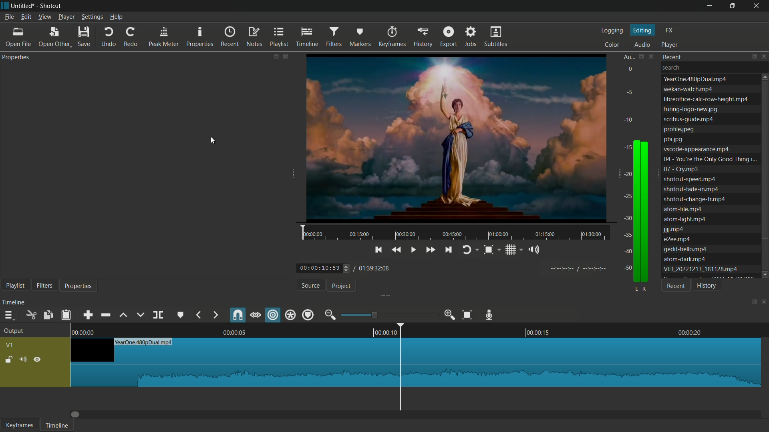 This screenshot has height=432, width=769. Describe the element at coordinates (690, 110) in the screenshot. I see `file-4` at that location.